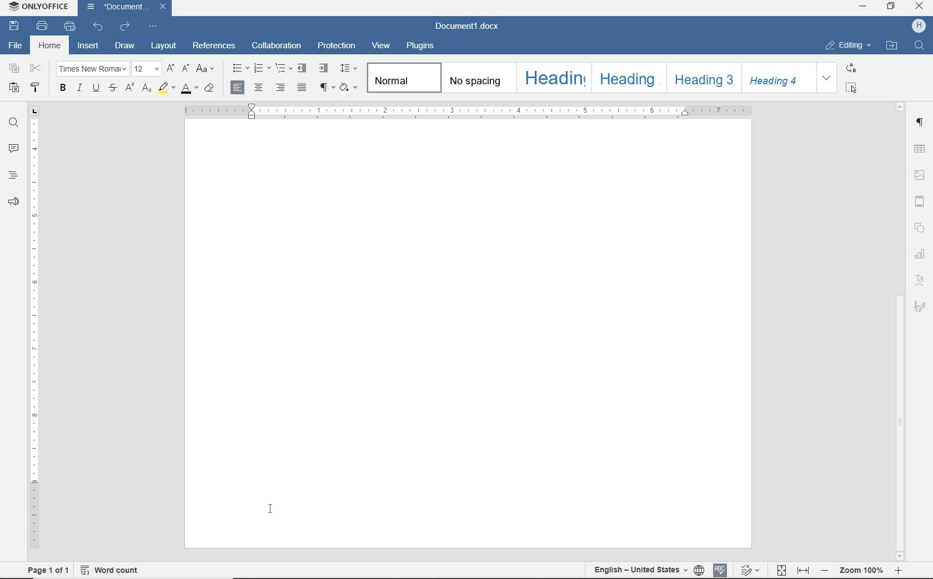 The height and width of the screenshot is (579, 933). What do you see at coordinates (205, 70) in the screenshot?
I see `change case` at bounding box center [205, 70].